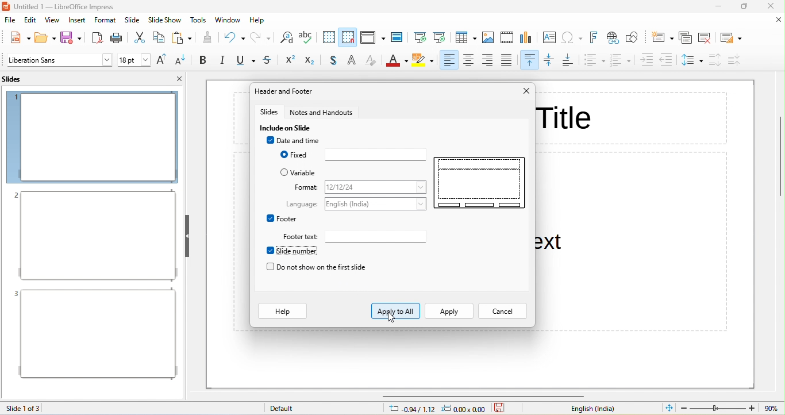 The height and width of the screenshot is (415, 785). Describe the element at coordinates (313, 61) in the screenshot. I see `subscript` at that location.